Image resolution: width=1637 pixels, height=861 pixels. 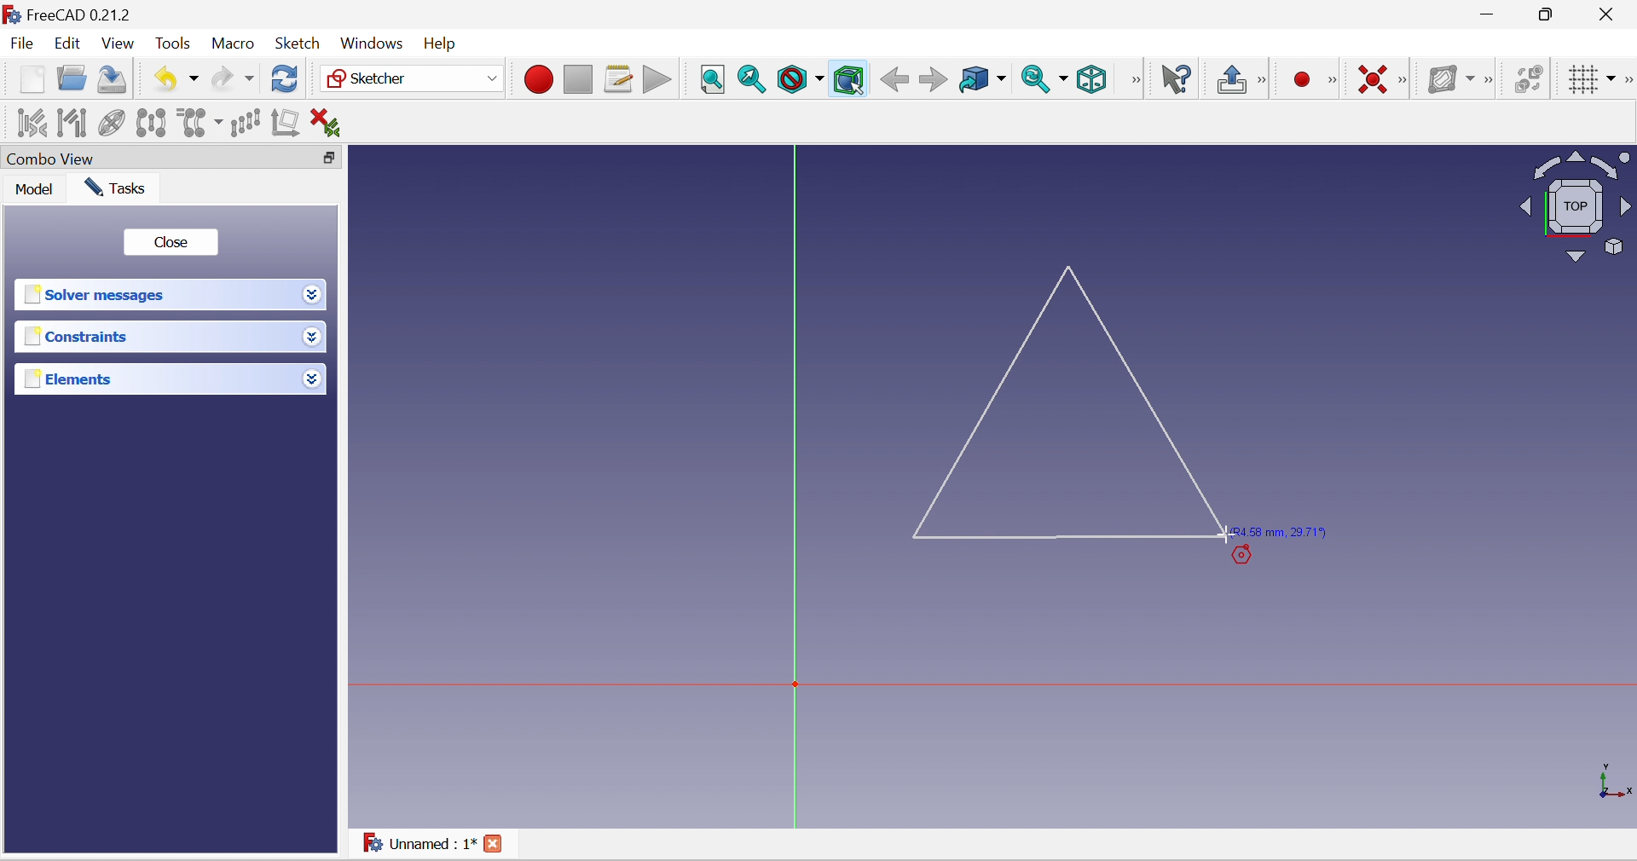 What do you see at coordinates (1451, 80) in the screenshot?
I see `Show/hide B-spline information layer` at bounding box center [1451, 80].